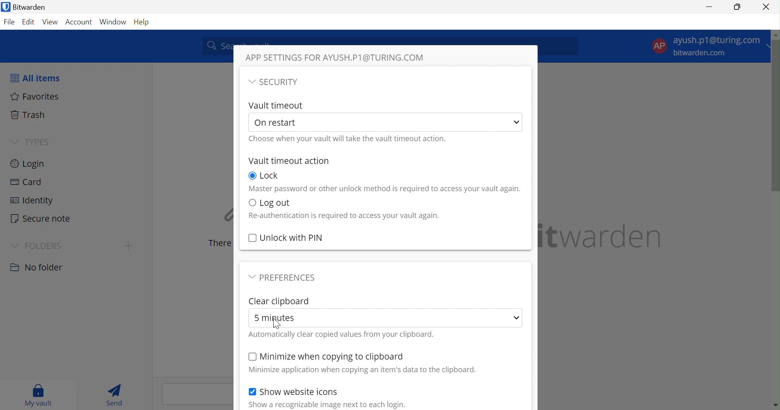 This screenshot has height=410, width=780. Describe the element at coordinates (251, 356) in the screenshot. I see `Checkbox` at that location.